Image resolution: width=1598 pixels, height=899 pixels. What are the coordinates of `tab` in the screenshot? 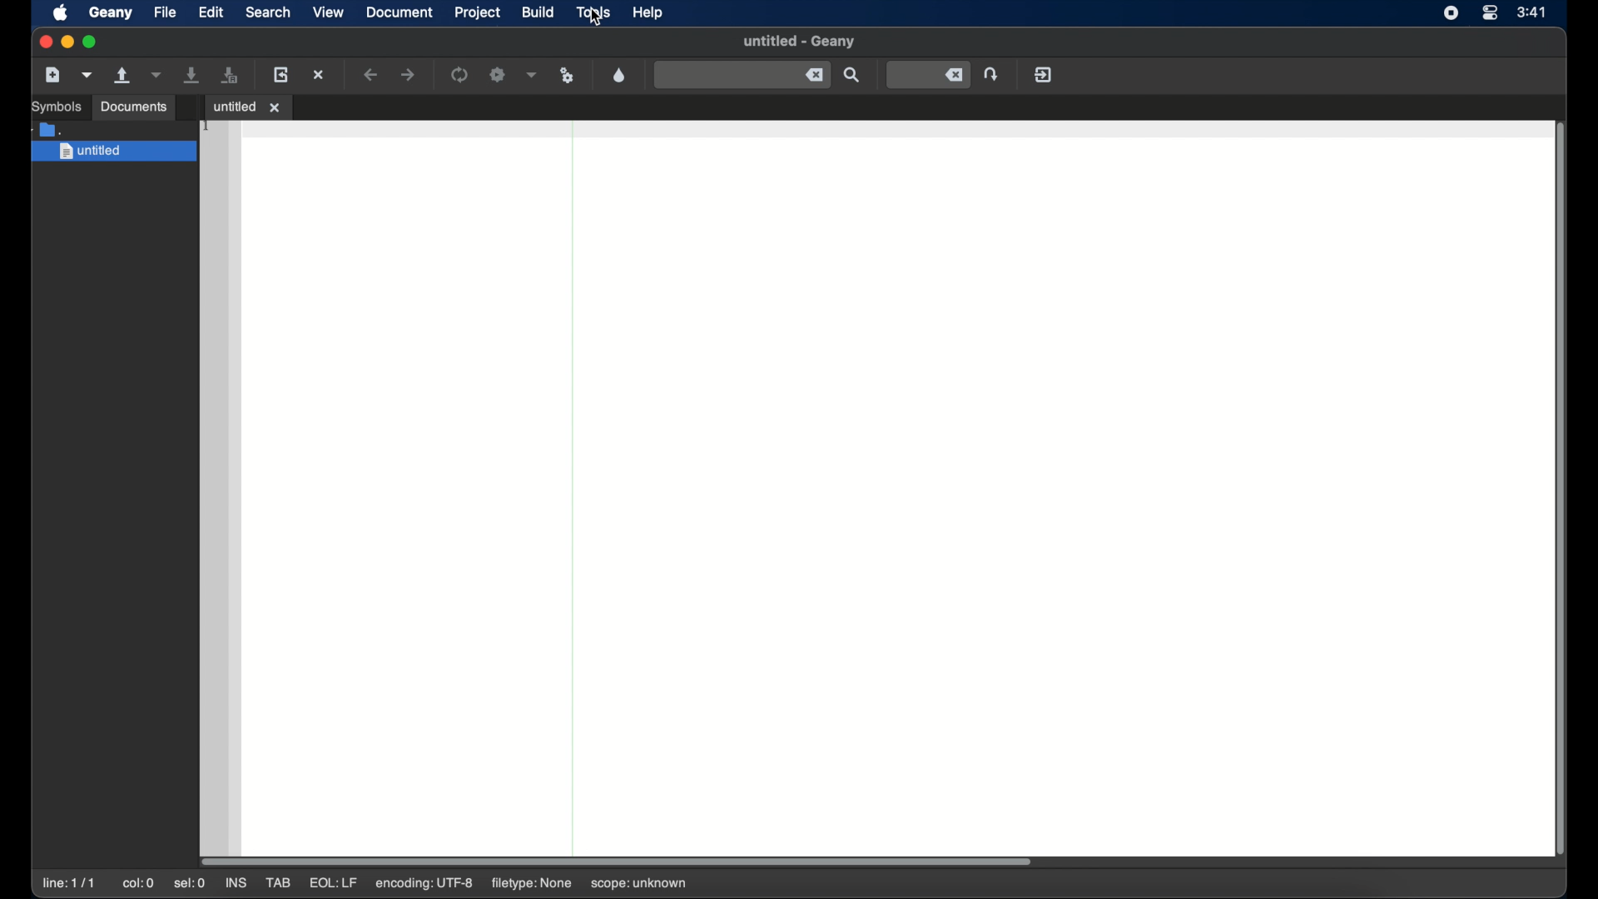 It's located at (280, 883).